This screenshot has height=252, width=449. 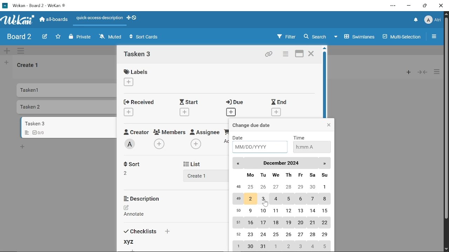 I want to click on Muted, so click(x=110, y=37).